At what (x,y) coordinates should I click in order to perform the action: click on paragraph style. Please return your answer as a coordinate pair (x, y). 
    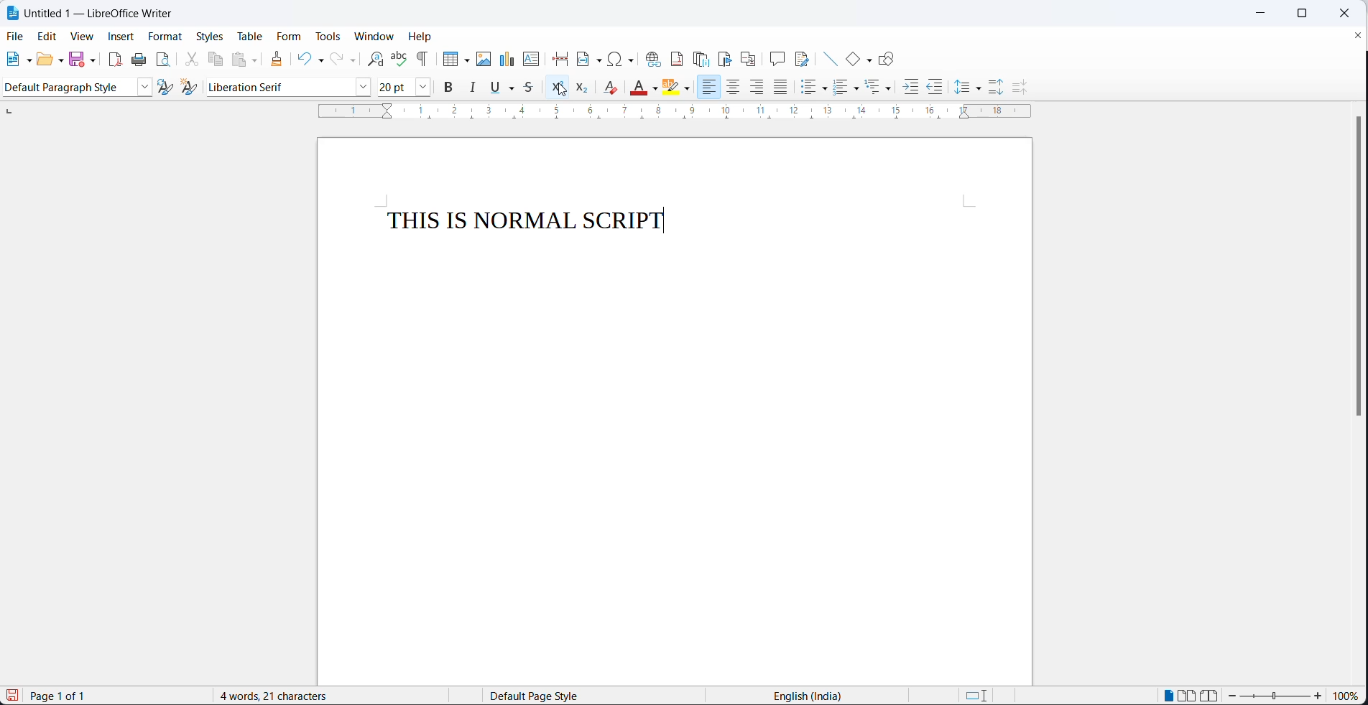
    Looking at the image, I should click on (147, 87).